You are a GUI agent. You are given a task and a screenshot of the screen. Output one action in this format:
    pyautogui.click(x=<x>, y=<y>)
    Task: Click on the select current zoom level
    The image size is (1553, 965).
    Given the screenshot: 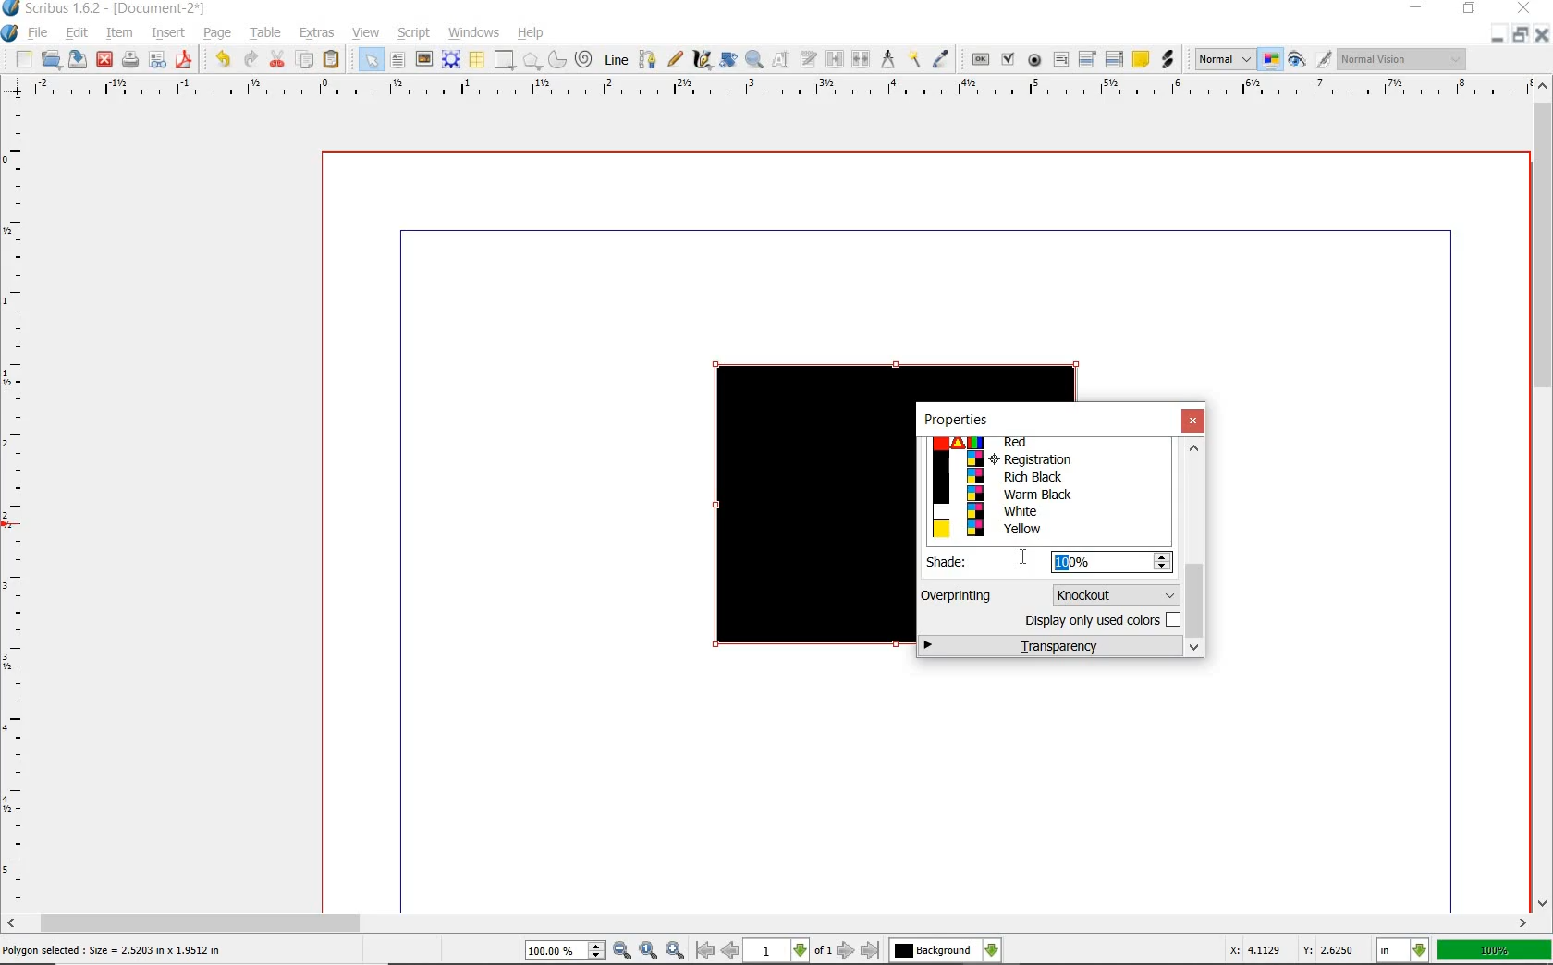 What is the action you would take?
    pyautogui.click(x=565, y=952)
    